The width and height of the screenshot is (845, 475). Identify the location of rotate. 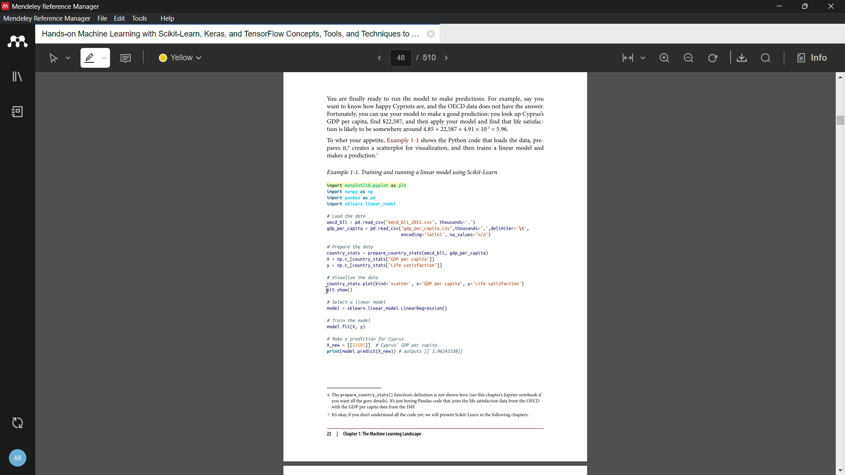
(713, 58).